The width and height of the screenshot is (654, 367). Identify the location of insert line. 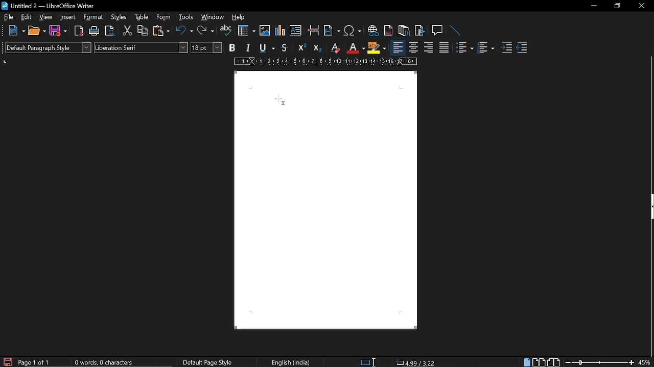
(453, 30).